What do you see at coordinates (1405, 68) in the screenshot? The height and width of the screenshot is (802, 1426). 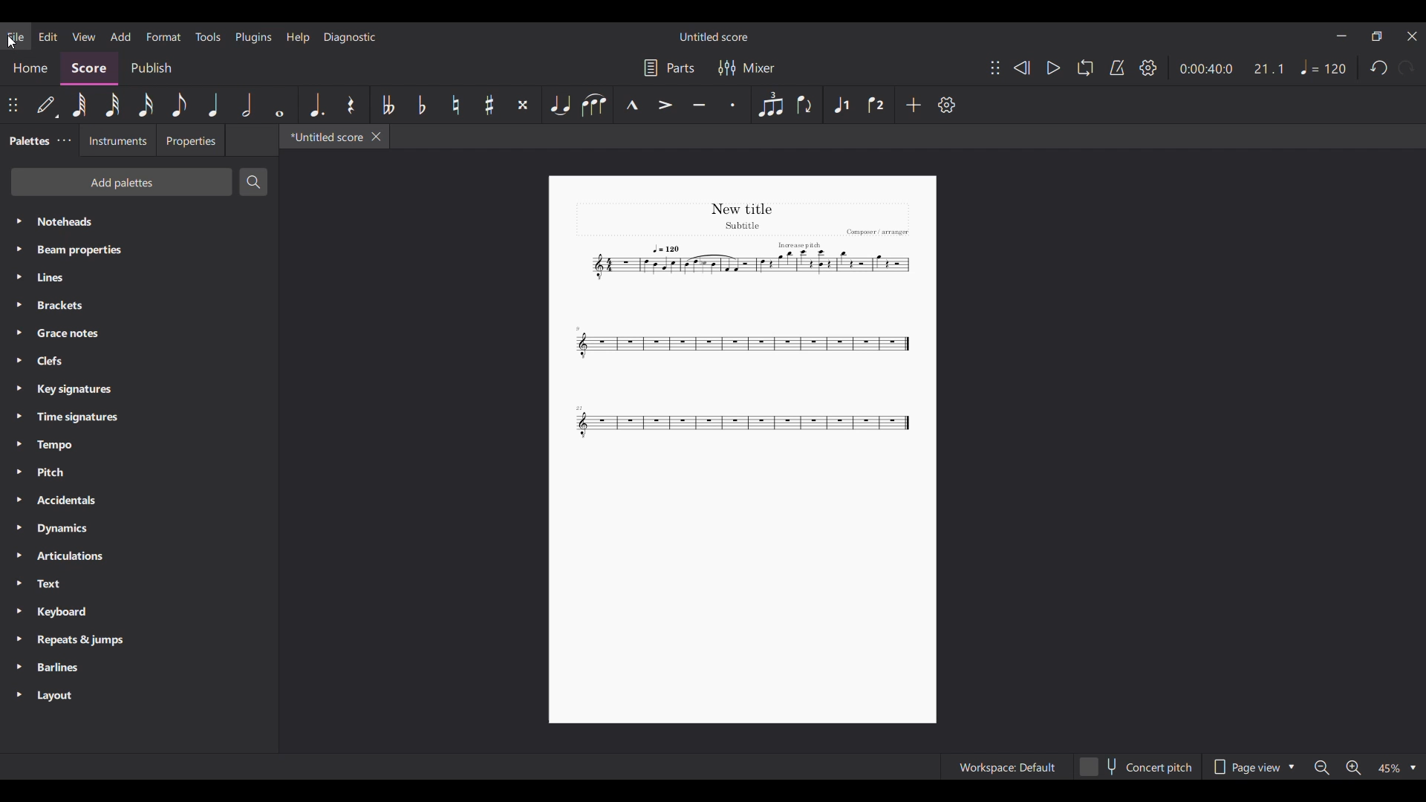 I see `Redo` at bounding box center [1405, 68].